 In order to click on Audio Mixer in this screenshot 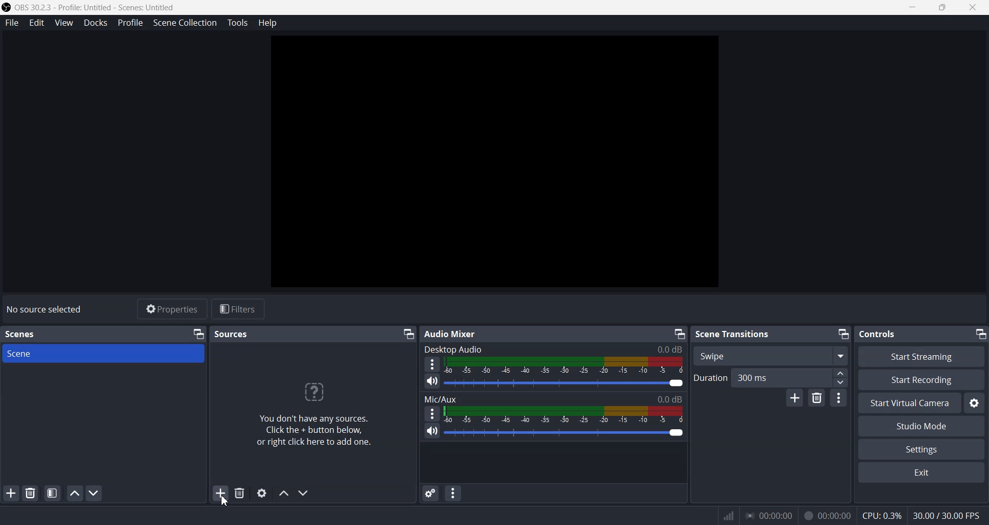, I will do `click(450, 334)`.